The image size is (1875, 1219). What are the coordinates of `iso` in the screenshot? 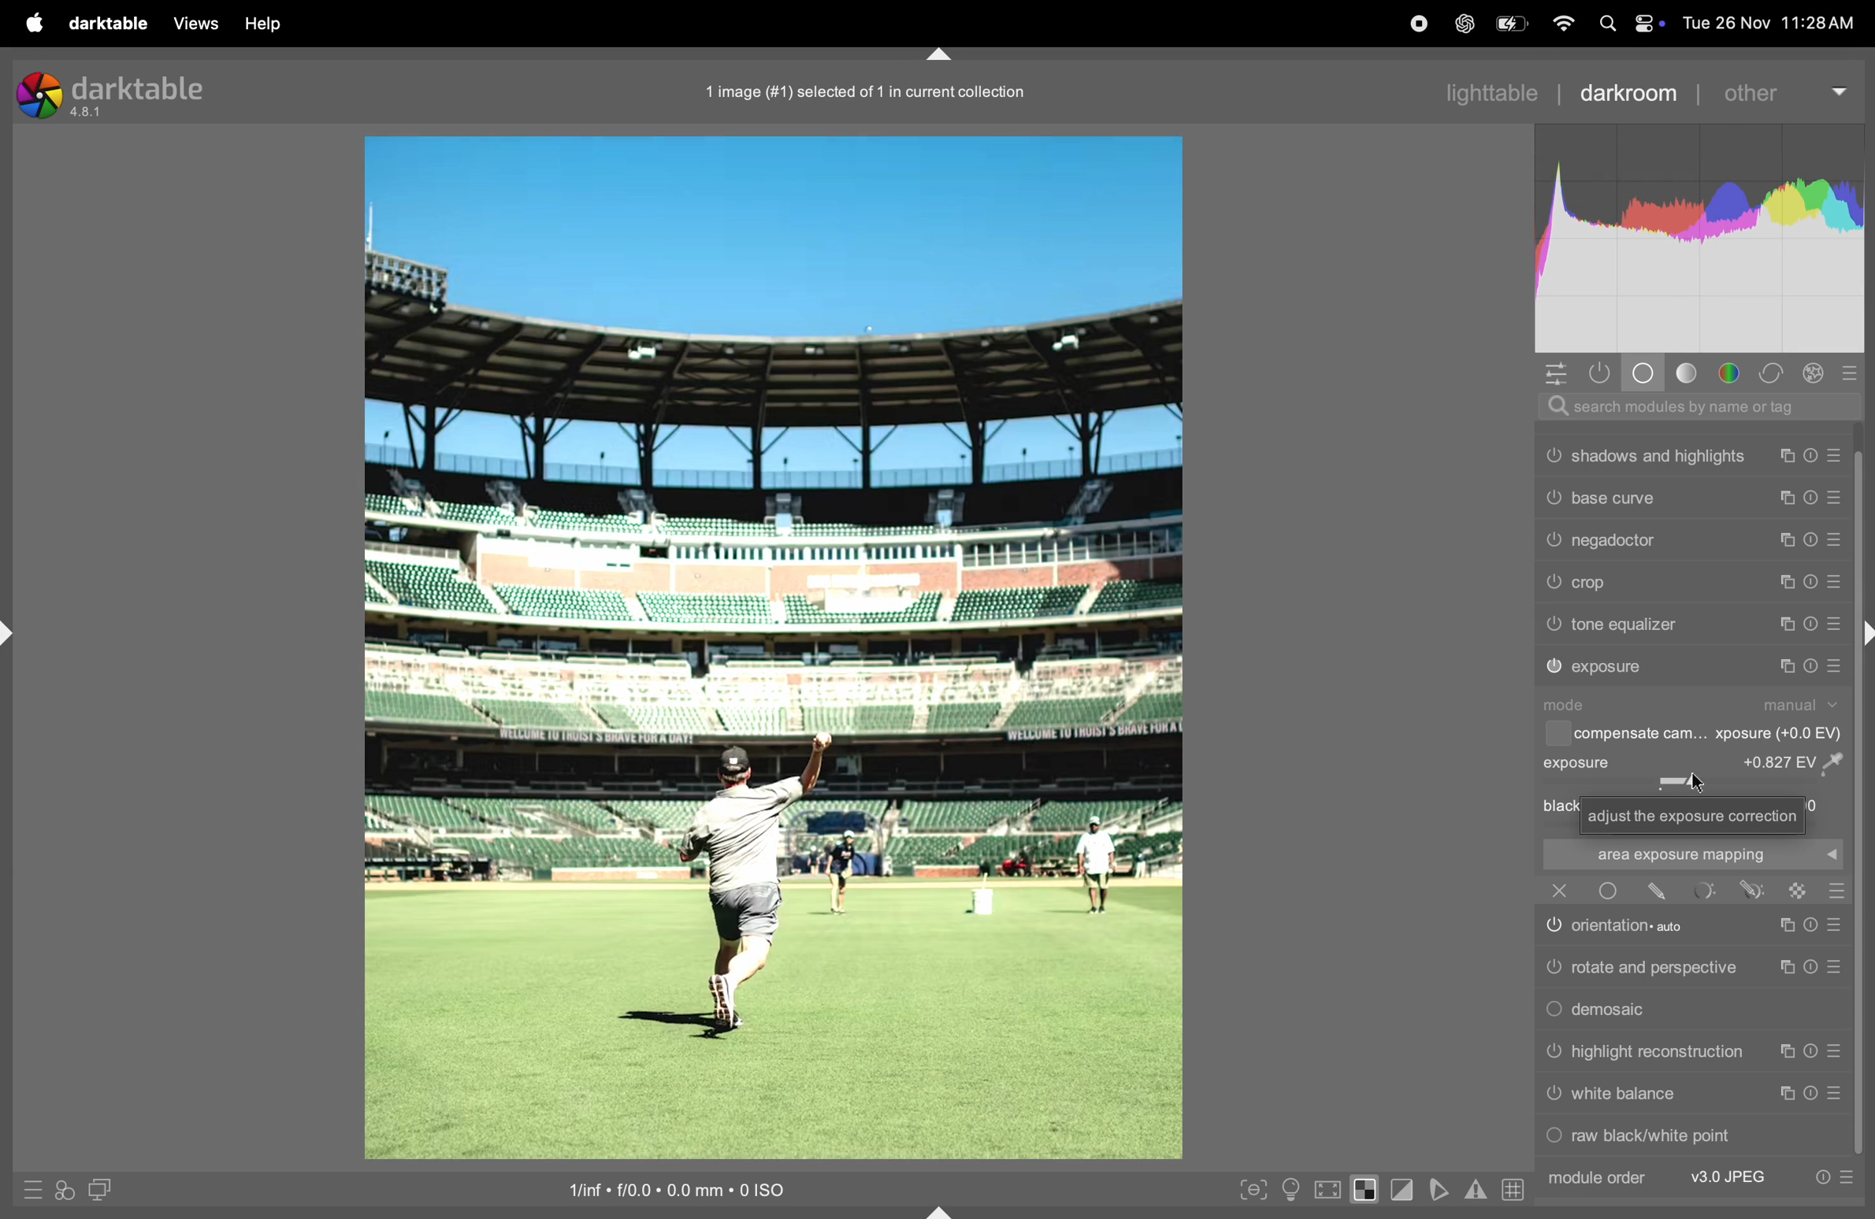 It's located at (668, 1188).